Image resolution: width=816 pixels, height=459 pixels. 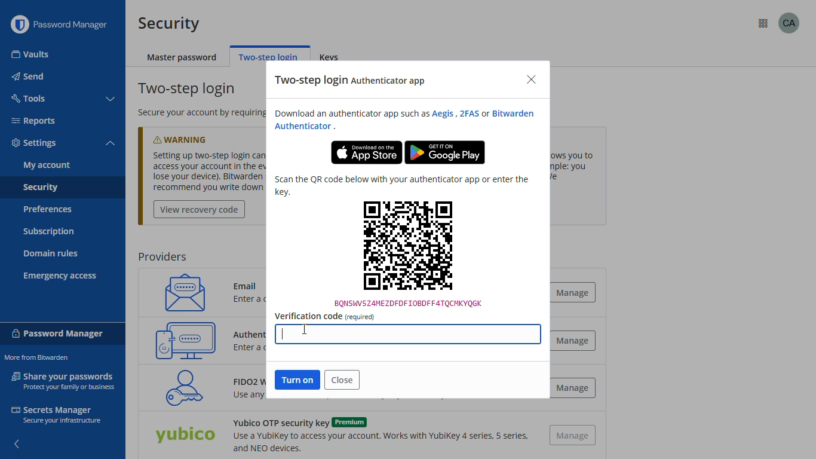 I want to click on Yubico OTP security key (Premium)Use a YubiKey to access your account. Works with Yubikey 4 series, 5 series,and NEO devices., so click(x=379, y=435).